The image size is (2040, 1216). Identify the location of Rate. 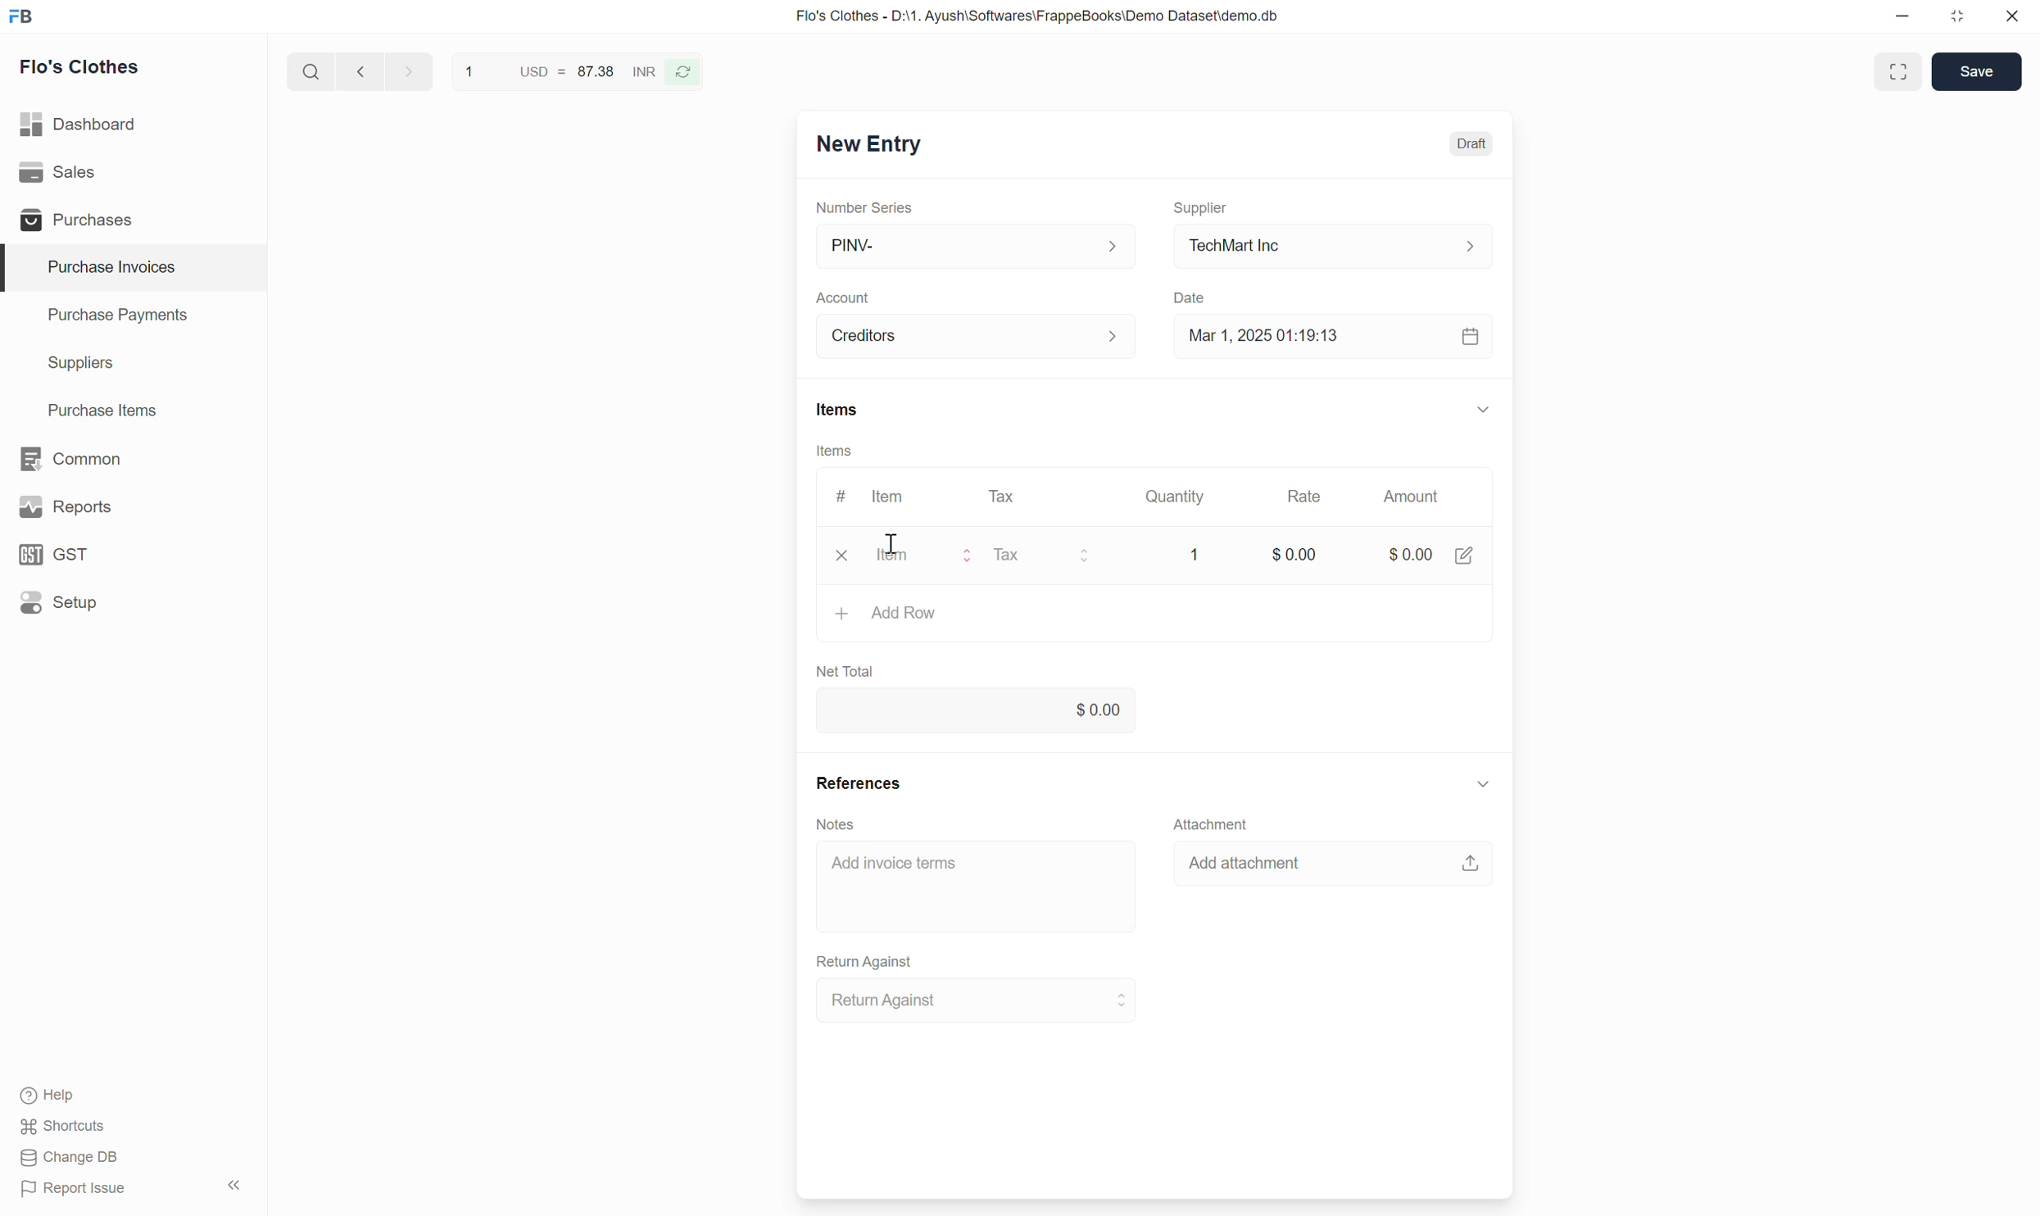
(1307, 495).